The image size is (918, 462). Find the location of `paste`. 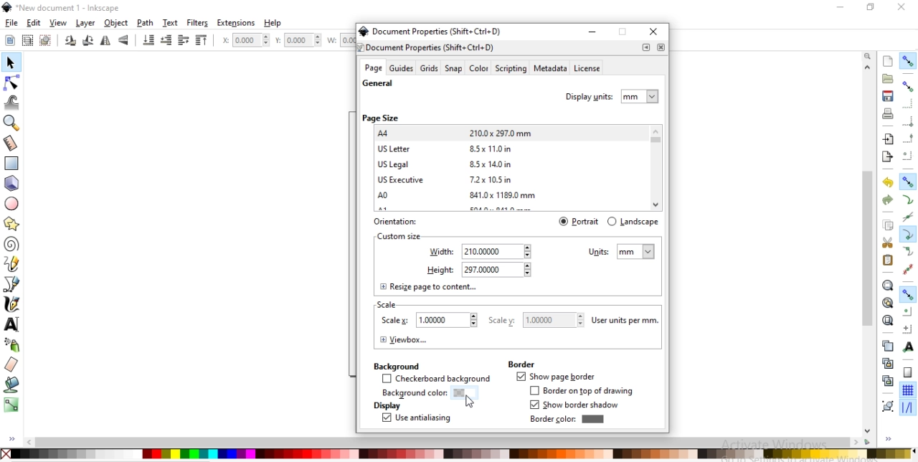

paste is located at coordinates (888, 260).